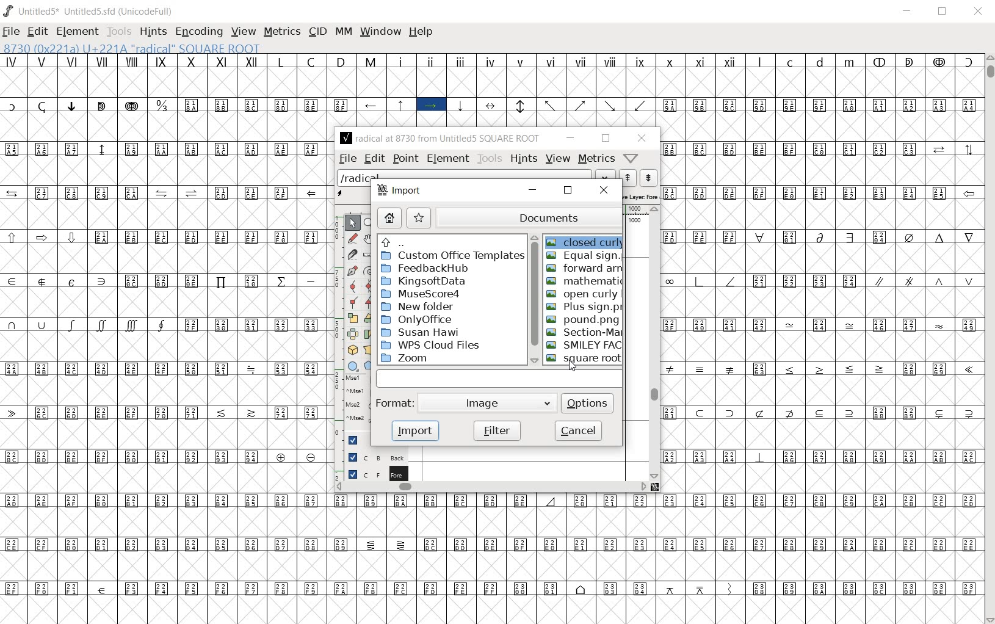  What do you see at coordinates (242, 32) in the screenshot?
I see `VIEW` at bounding box center [242, 32].